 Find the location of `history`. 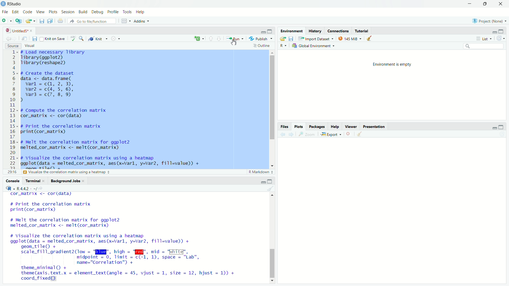

history is located at coordinates (316, 31).